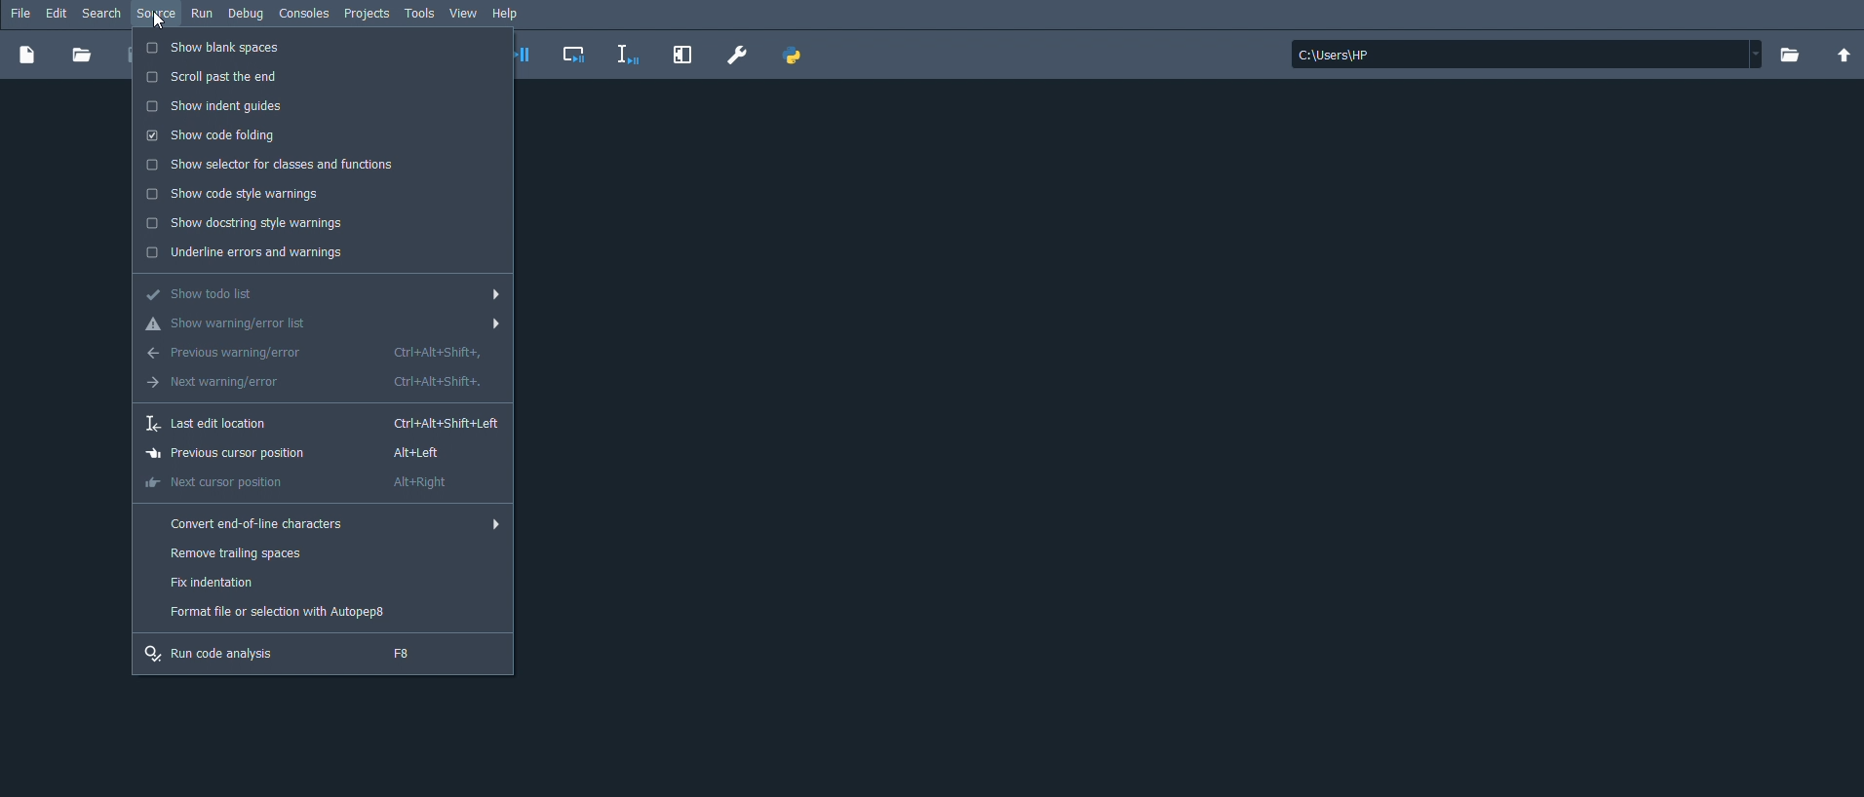 This screenshot has height=797, width=1864. What do you see at coordinates (26, 56) in the screenshot?
I see `New file` at bounding box center [26, 56].